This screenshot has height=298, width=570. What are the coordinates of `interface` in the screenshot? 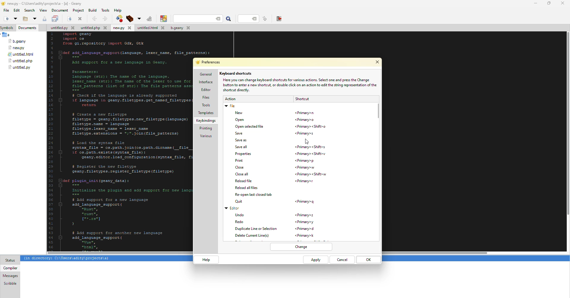 It's located at (206, 82).